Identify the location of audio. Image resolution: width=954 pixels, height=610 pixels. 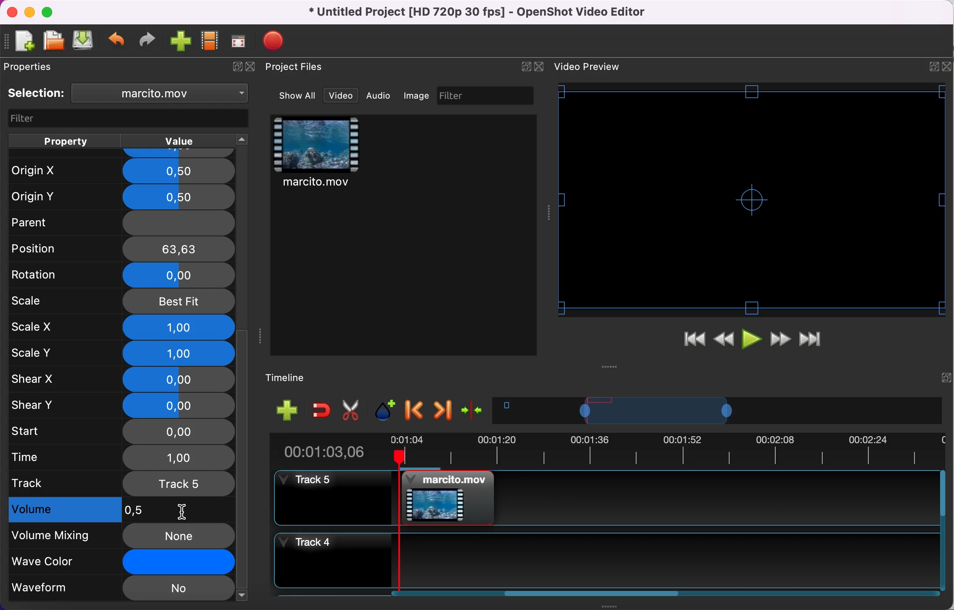
(379, 95).